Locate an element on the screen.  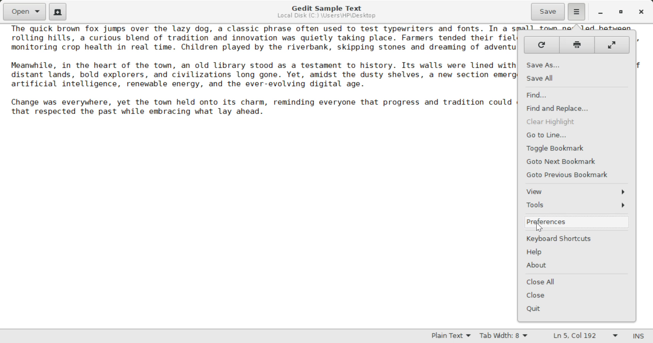
Cursor Position is located at coordinates (539, 227).